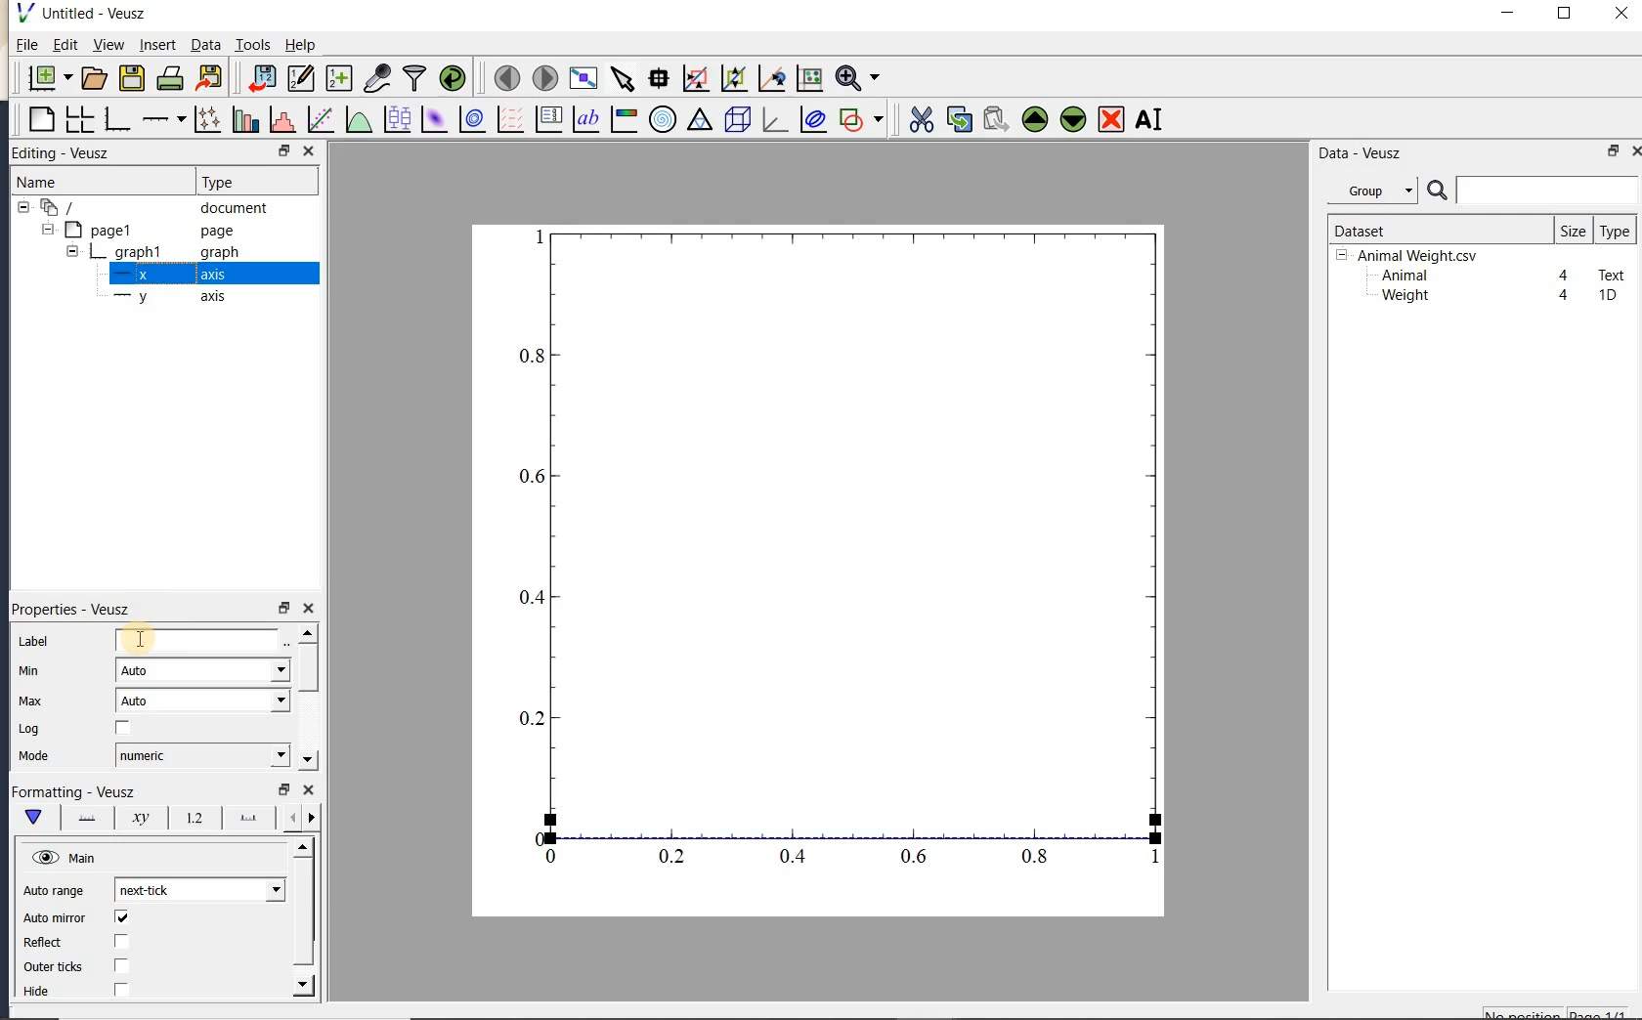  Describe the element at coordinates (772, 79) in the screenshot. I see `click to recenter graph axes` at that location.